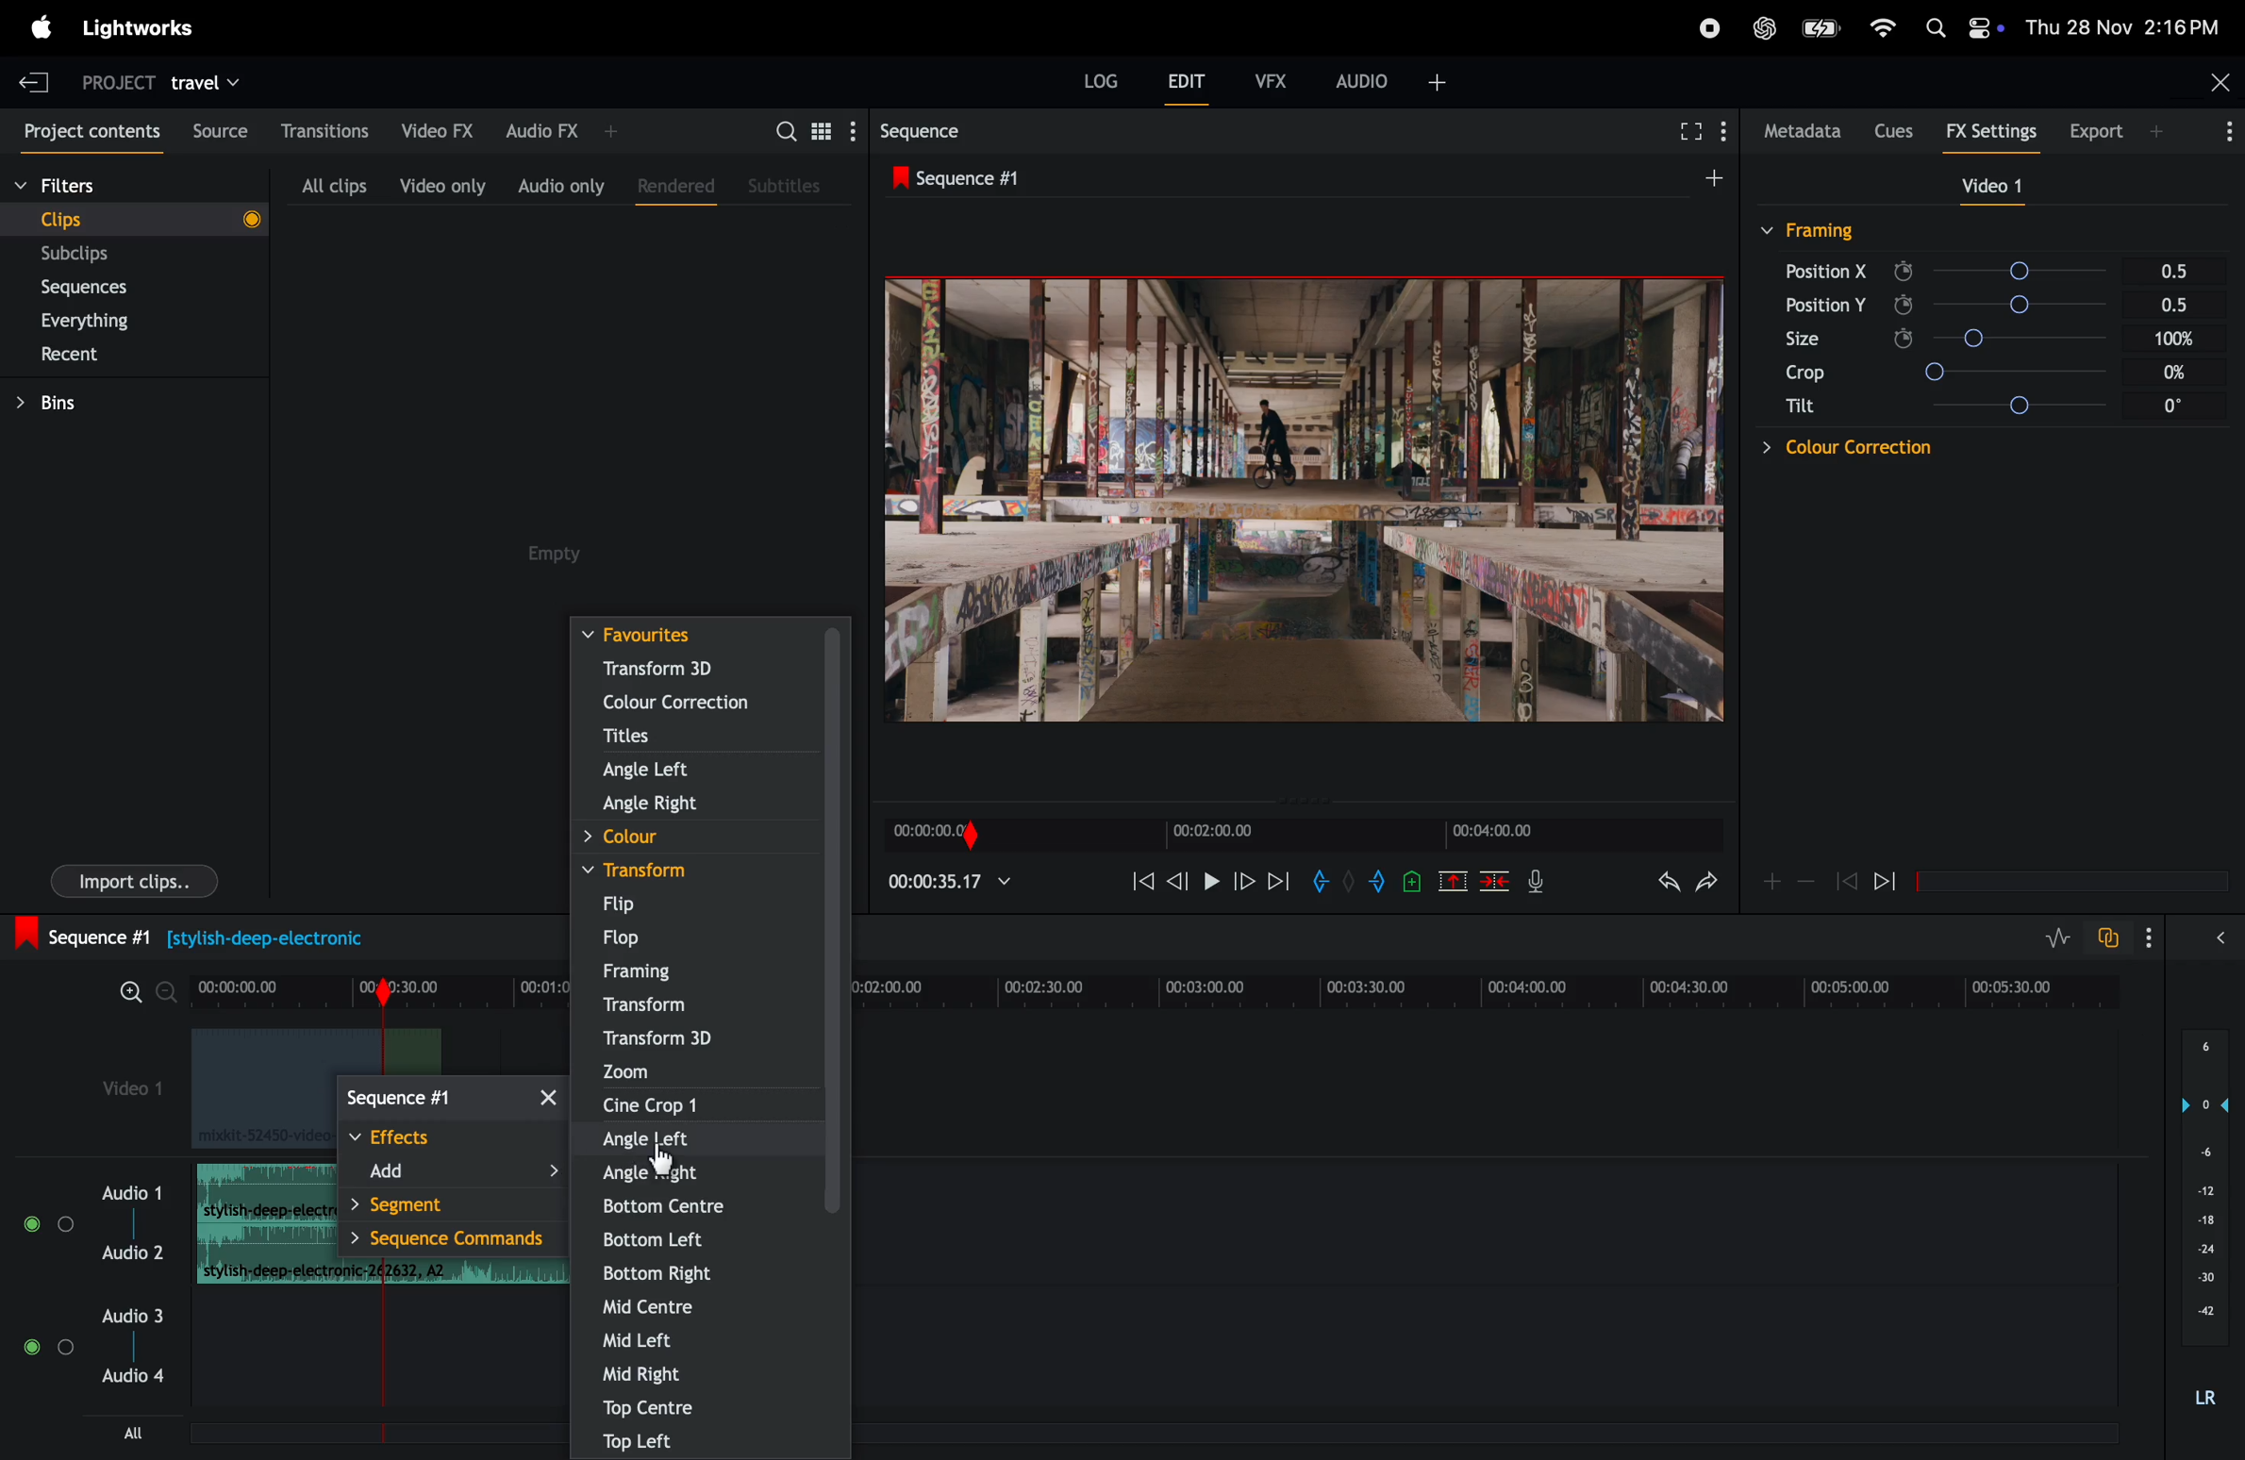  What do you see at coordinates (117, 1087) in the screenshot?
I see `video1` at bounding box center [117, 1087].